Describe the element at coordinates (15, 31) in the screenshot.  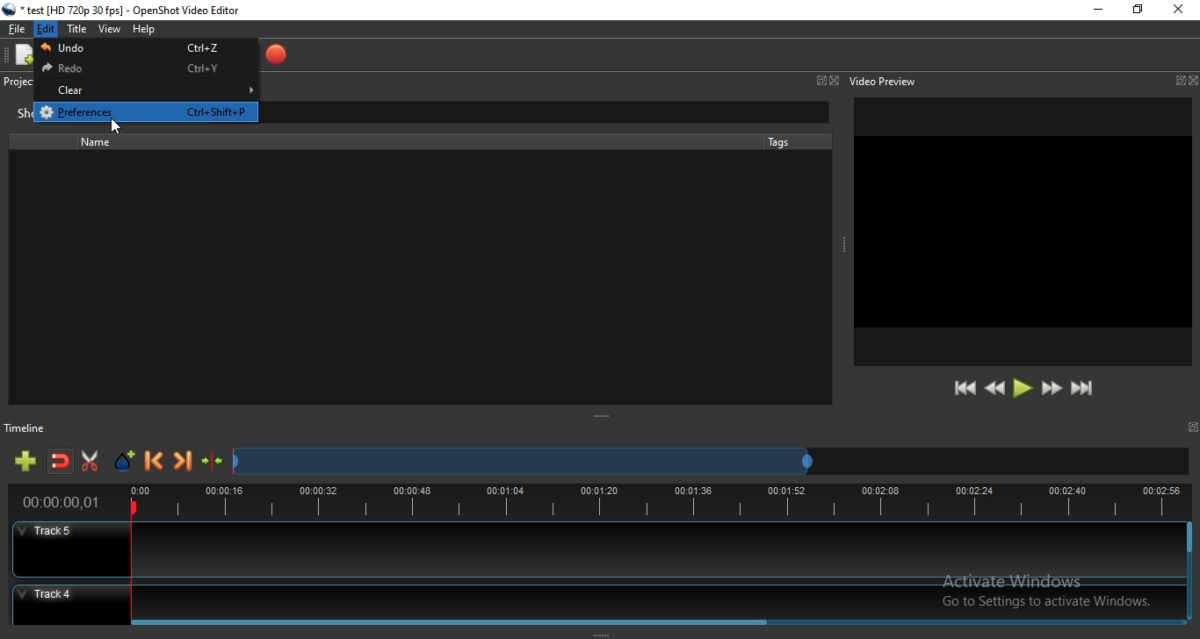
I see `File` at that location.